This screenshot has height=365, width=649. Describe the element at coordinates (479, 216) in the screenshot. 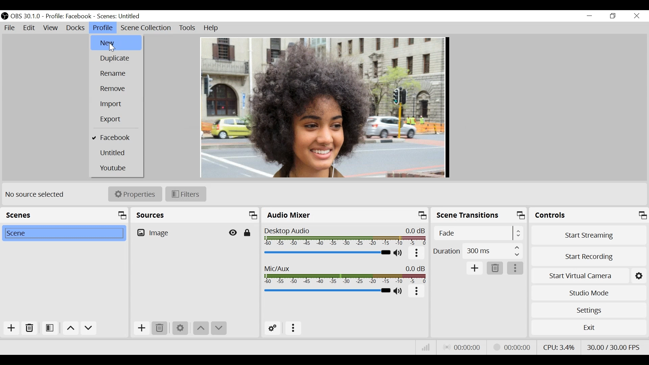

I see `Scene Transitions` at that location.